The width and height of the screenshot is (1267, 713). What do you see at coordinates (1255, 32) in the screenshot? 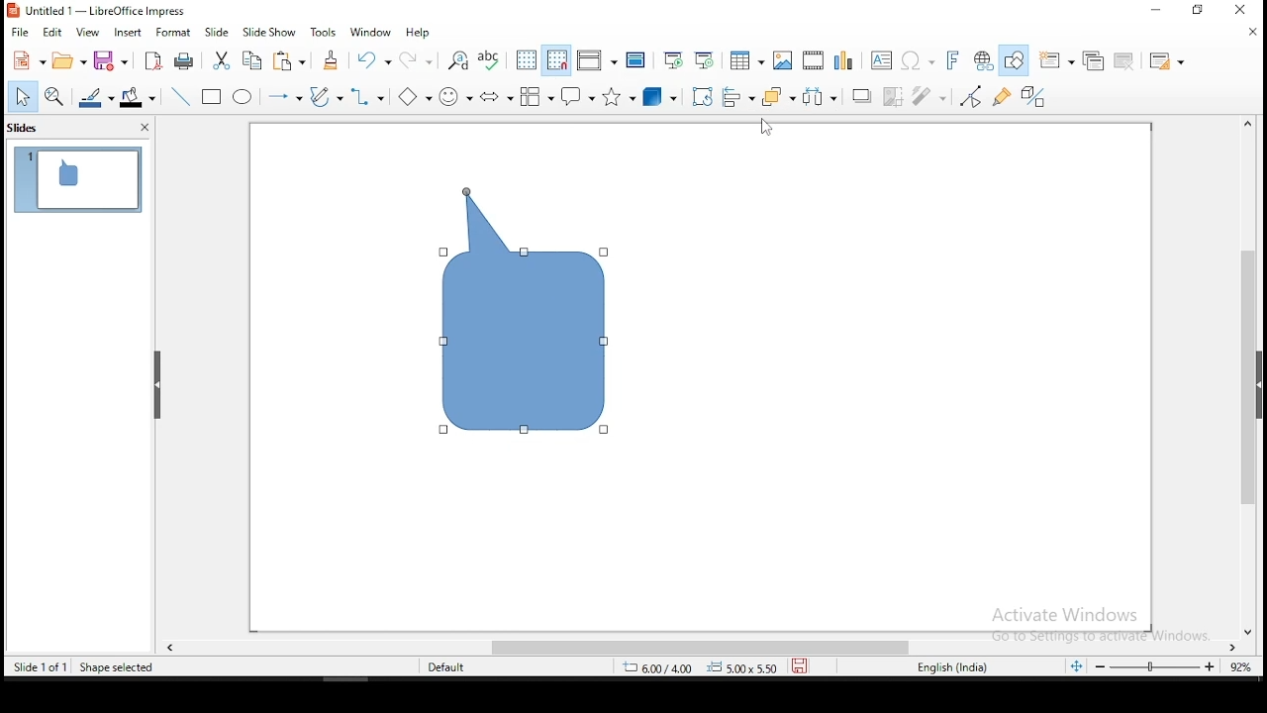
I see `close` at bounding box center [1255, 32].